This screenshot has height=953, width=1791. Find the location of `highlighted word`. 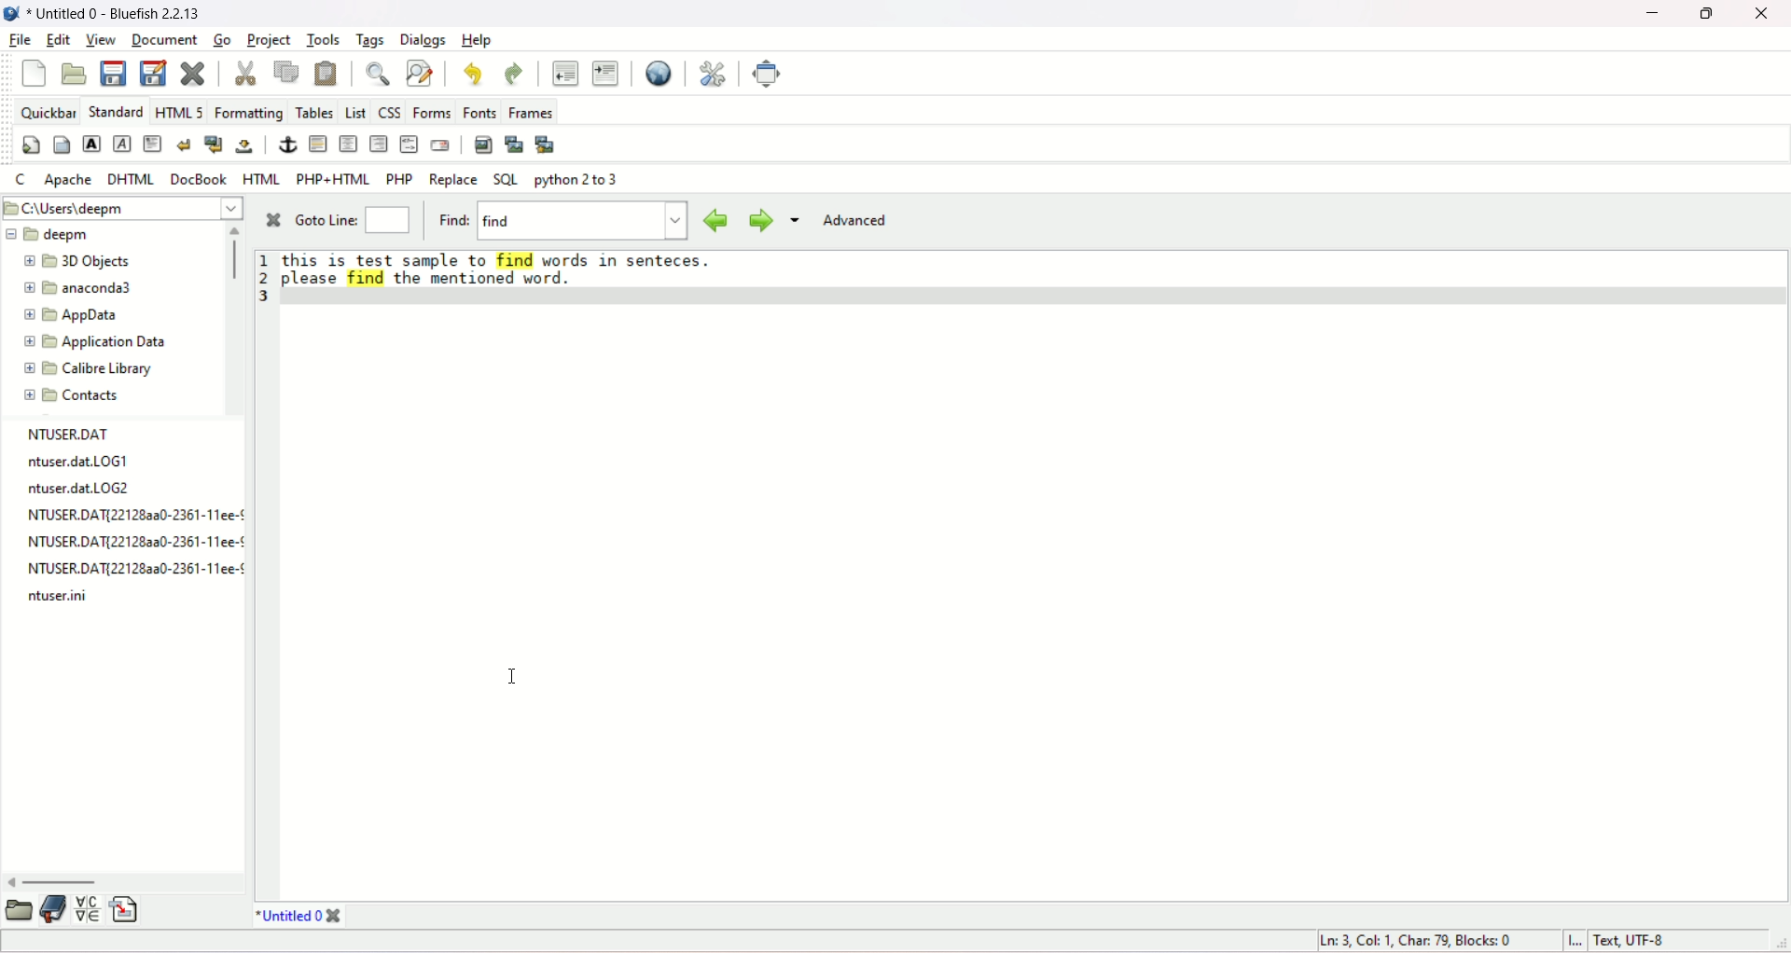

highlighted word is located at coordinates (363, 278).